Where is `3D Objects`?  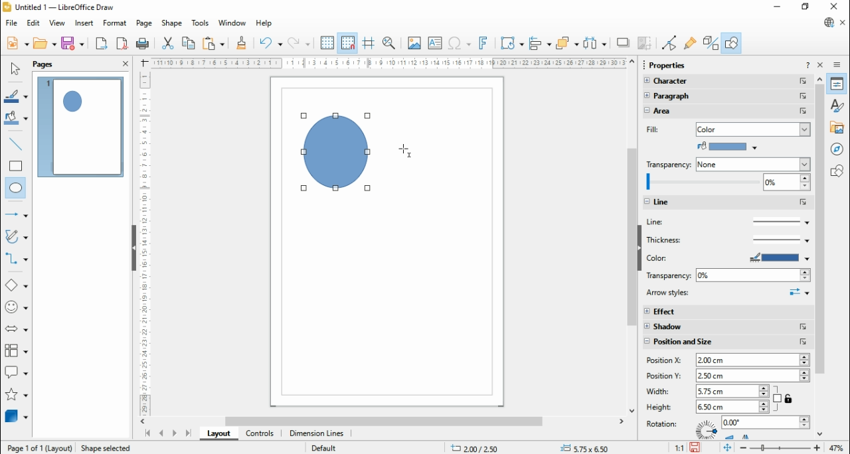 3D Objects is located at coordinates (15, 416).